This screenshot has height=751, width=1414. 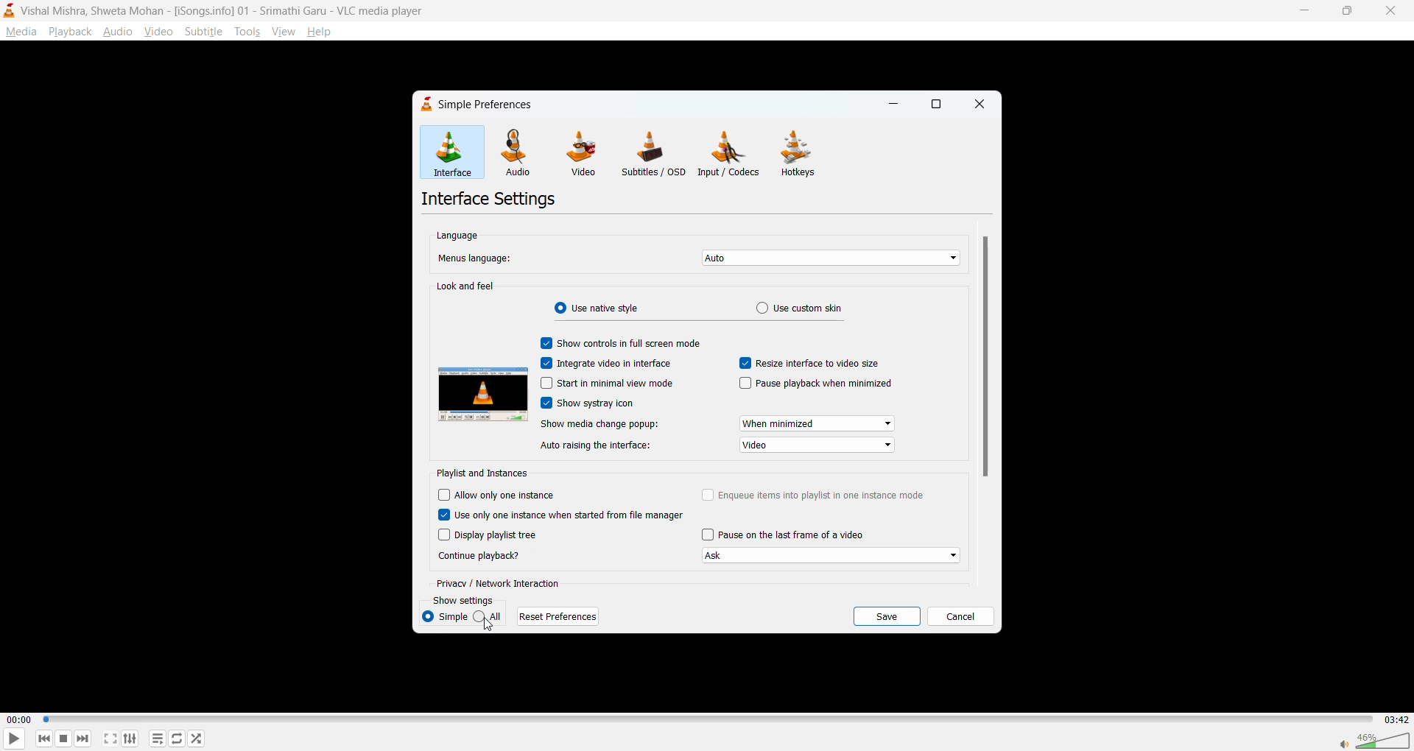 What do you see at coordinates (1343, 13) in the screenshot?
I see `maximize` at bounding box center [1343, 13].